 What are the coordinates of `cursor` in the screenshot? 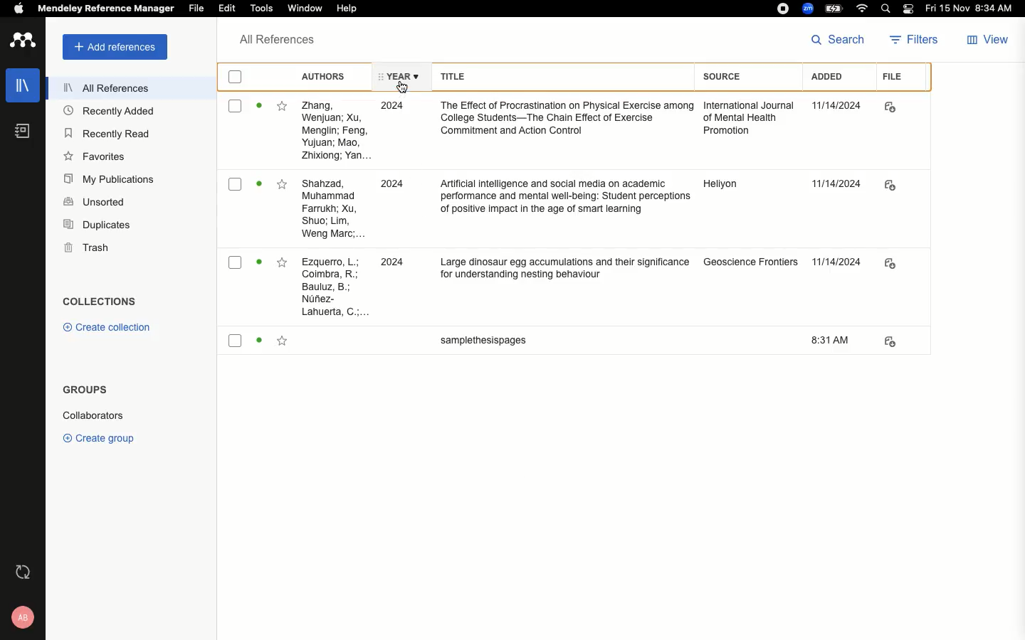 It's located at (404, 87).